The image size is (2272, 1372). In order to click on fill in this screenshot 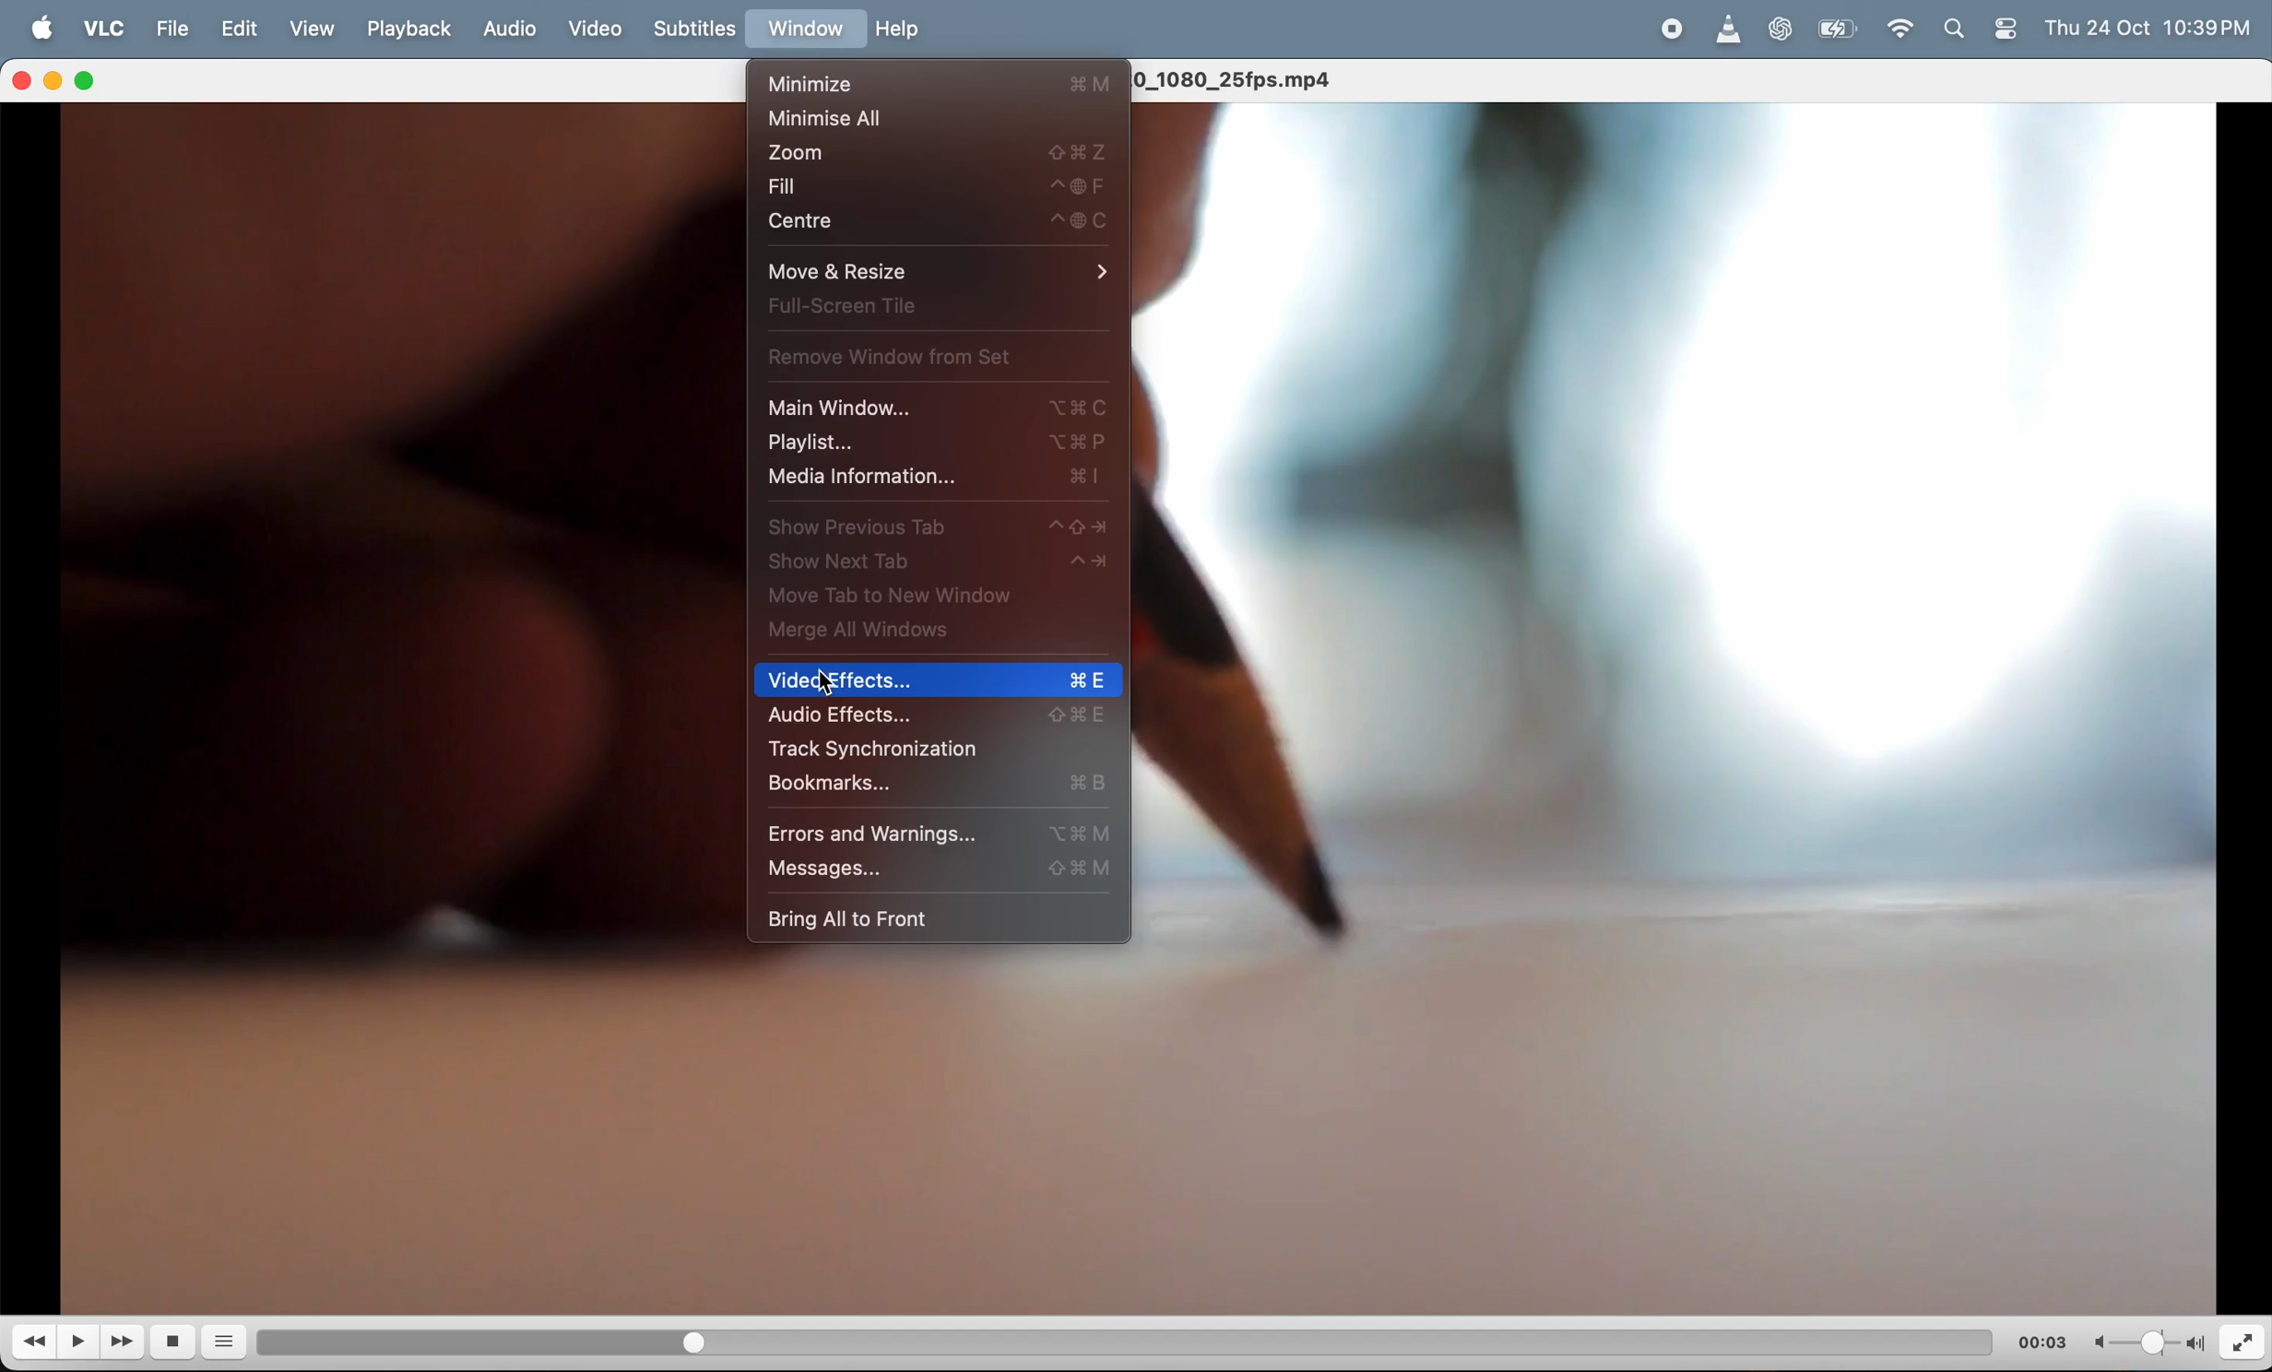, I will do `click(936, 187)`.